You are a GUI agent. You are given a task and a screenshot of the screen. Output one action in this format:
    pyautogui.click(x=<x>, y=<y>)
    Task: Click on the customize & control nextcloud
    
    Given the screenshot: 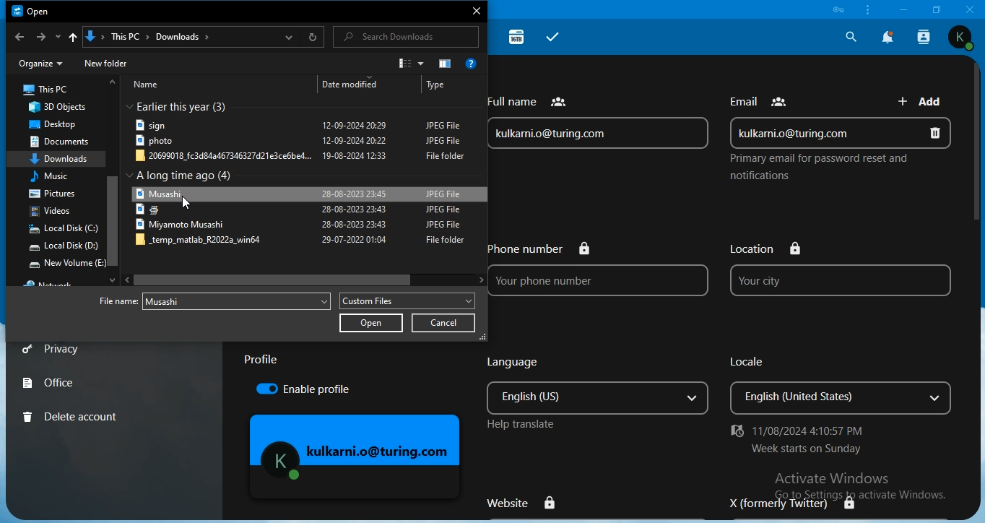 What is the action you would take?
    pyautogui.click(x=866, y=10)
    